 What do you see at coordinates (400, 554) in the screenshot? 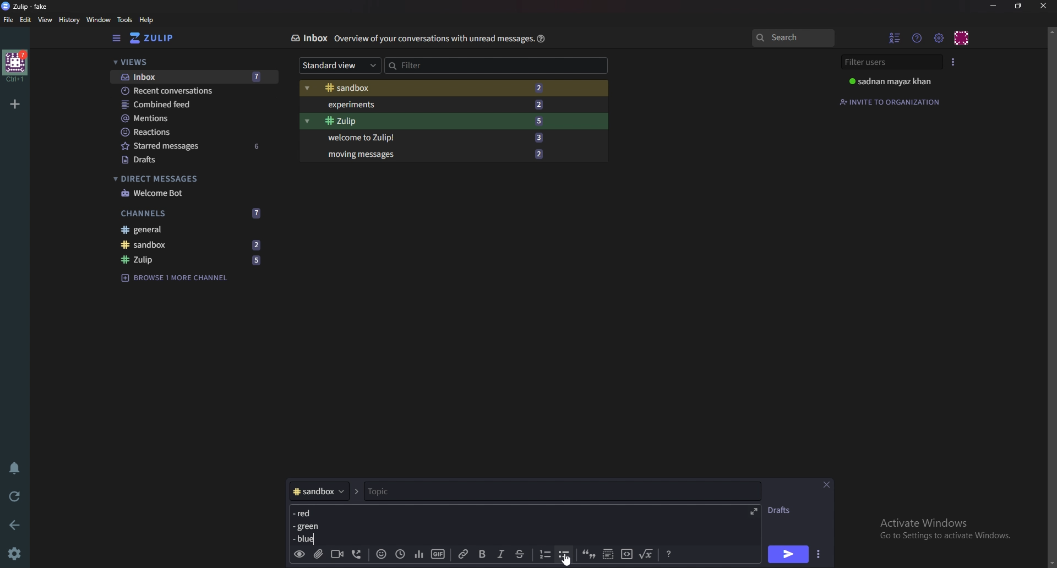
I see `Global time` at bounding box center [400, 554].